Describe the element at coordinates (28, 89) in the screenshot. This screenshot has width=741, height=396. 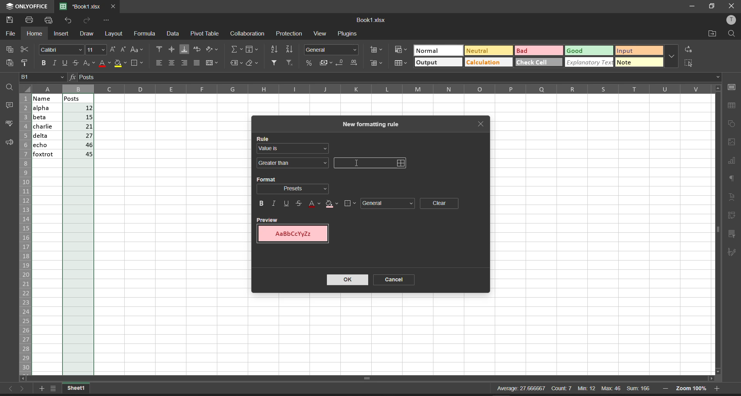
I see `select all` at that location.